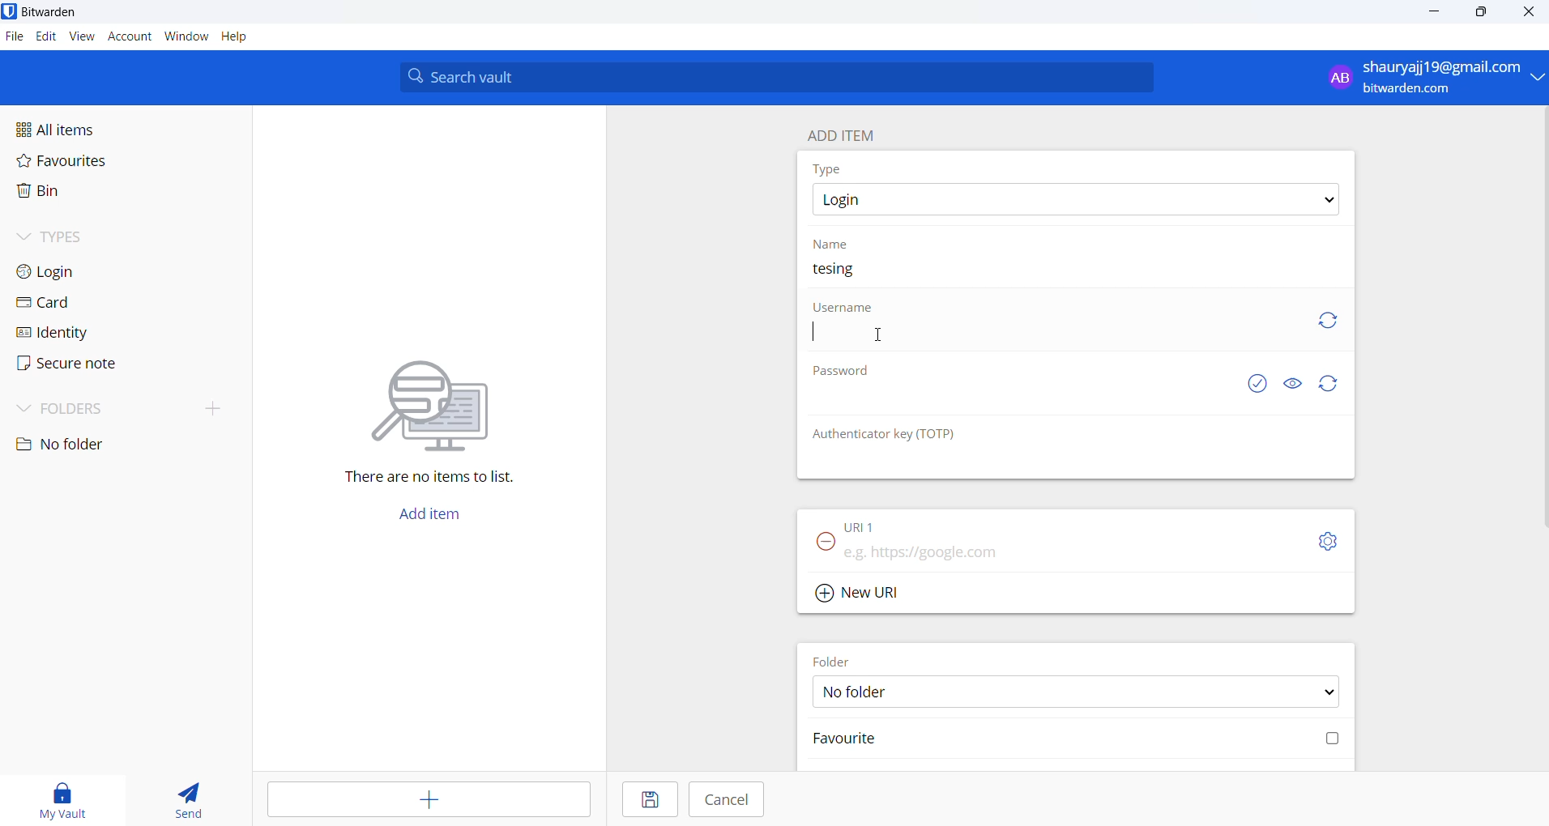 The image size is (1549, 826). I want to click on edit, so click(45, 38).